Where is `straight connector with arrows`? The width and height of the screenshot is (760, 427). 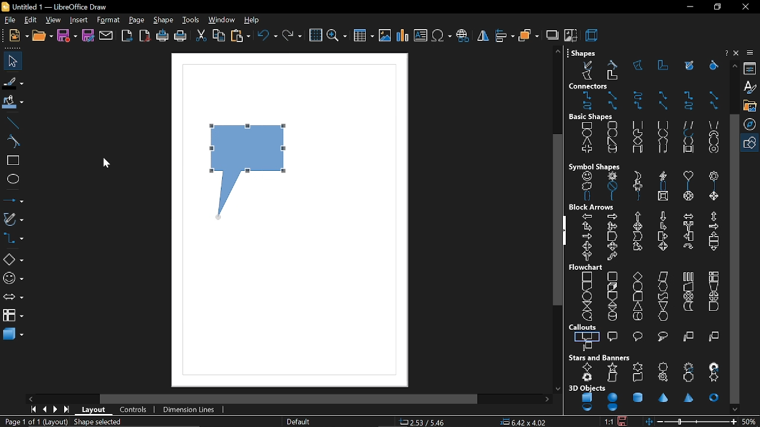 straight connector with arrows is located at coordinates (664, 107).